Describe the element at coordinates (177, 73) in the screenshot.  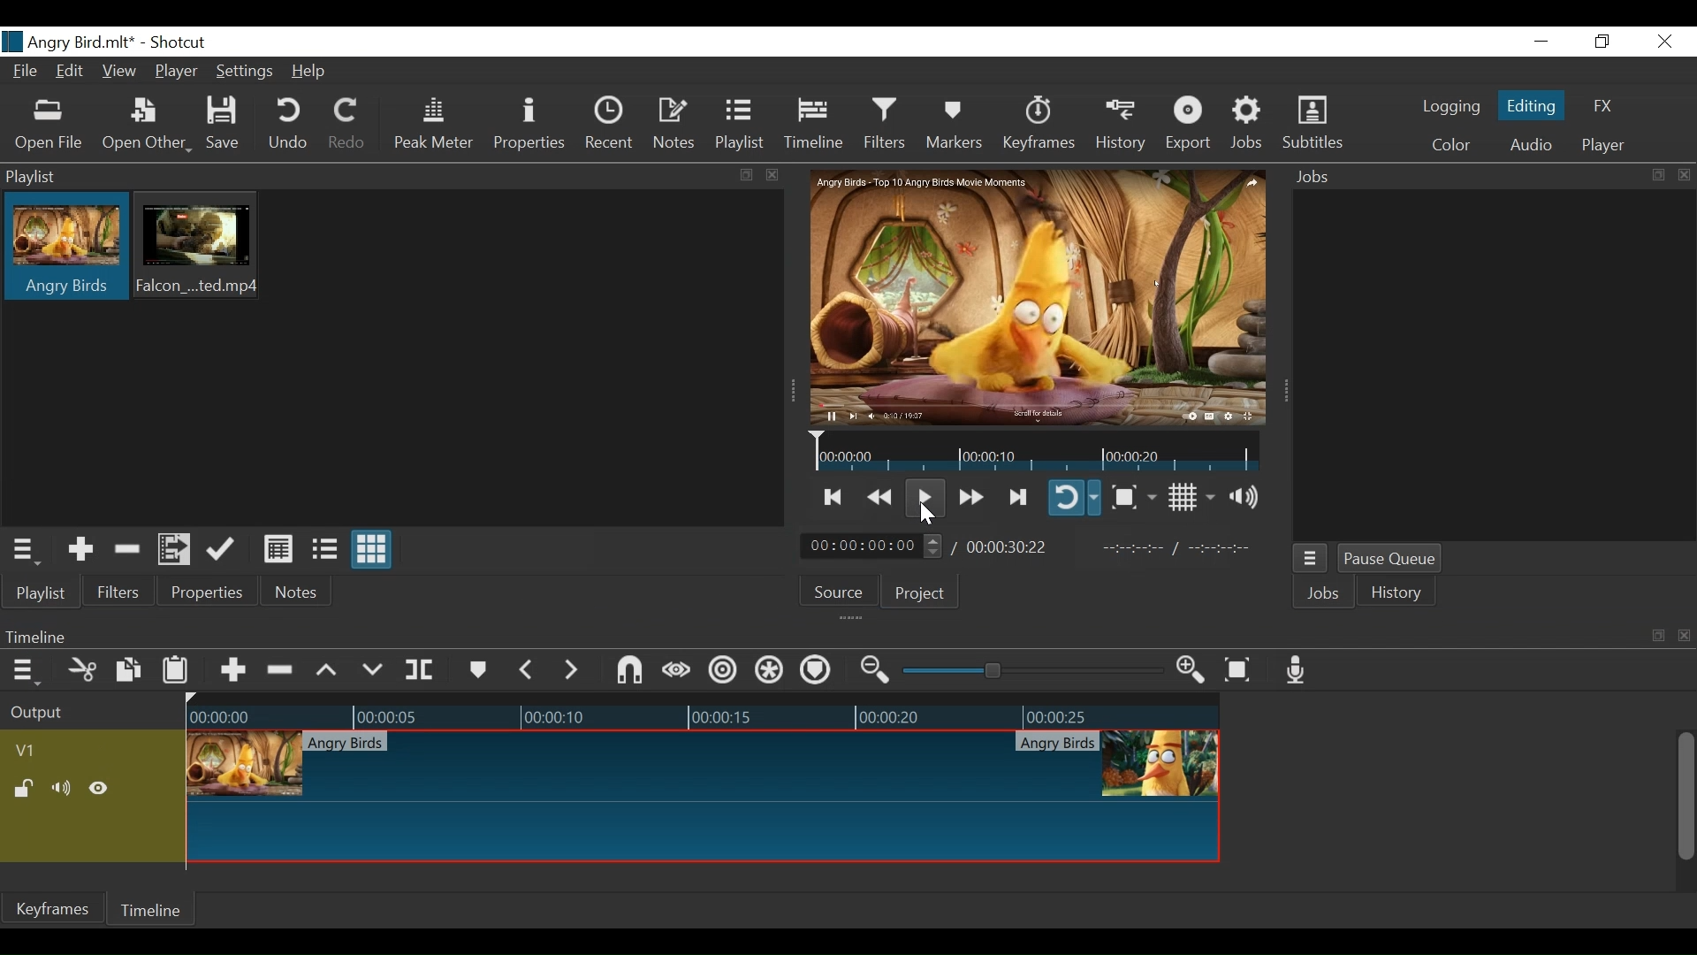
I see `Player` at that location.